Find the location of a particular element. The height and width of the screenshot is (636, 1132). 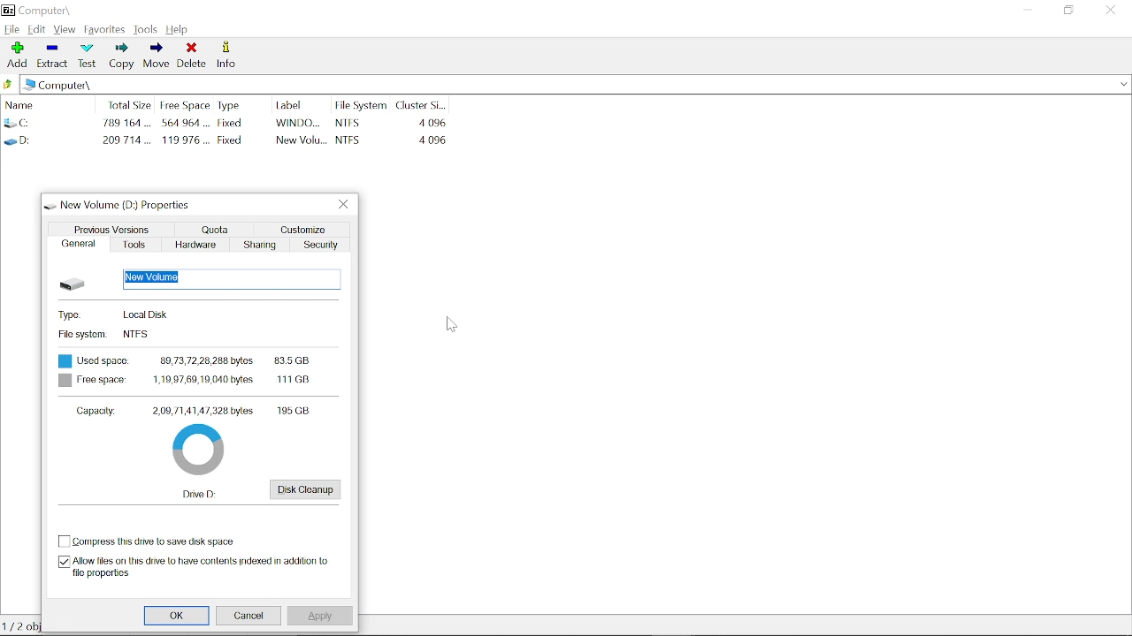

Type: Local Disk is located at coordinates (121, 313).